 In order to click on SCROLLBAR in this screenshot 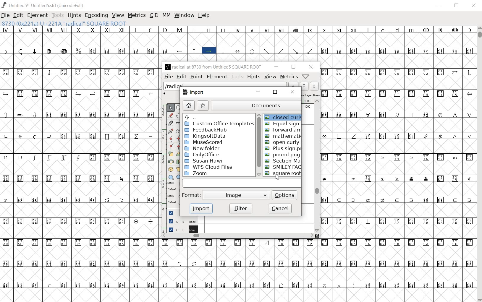, I will do `click(479, 164)`.